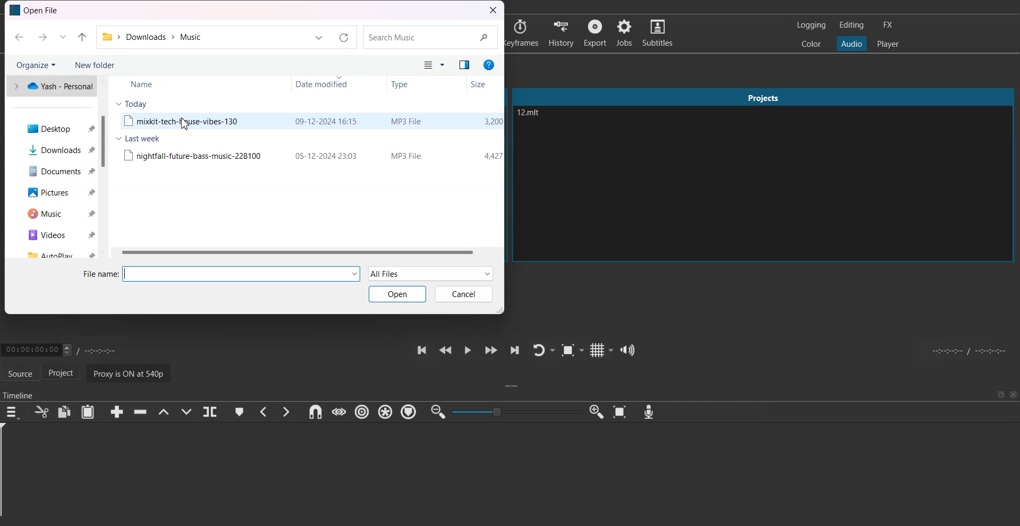  Describe the element at coordinates (1013, 394) in the screenshot. I see `Close` at that location.